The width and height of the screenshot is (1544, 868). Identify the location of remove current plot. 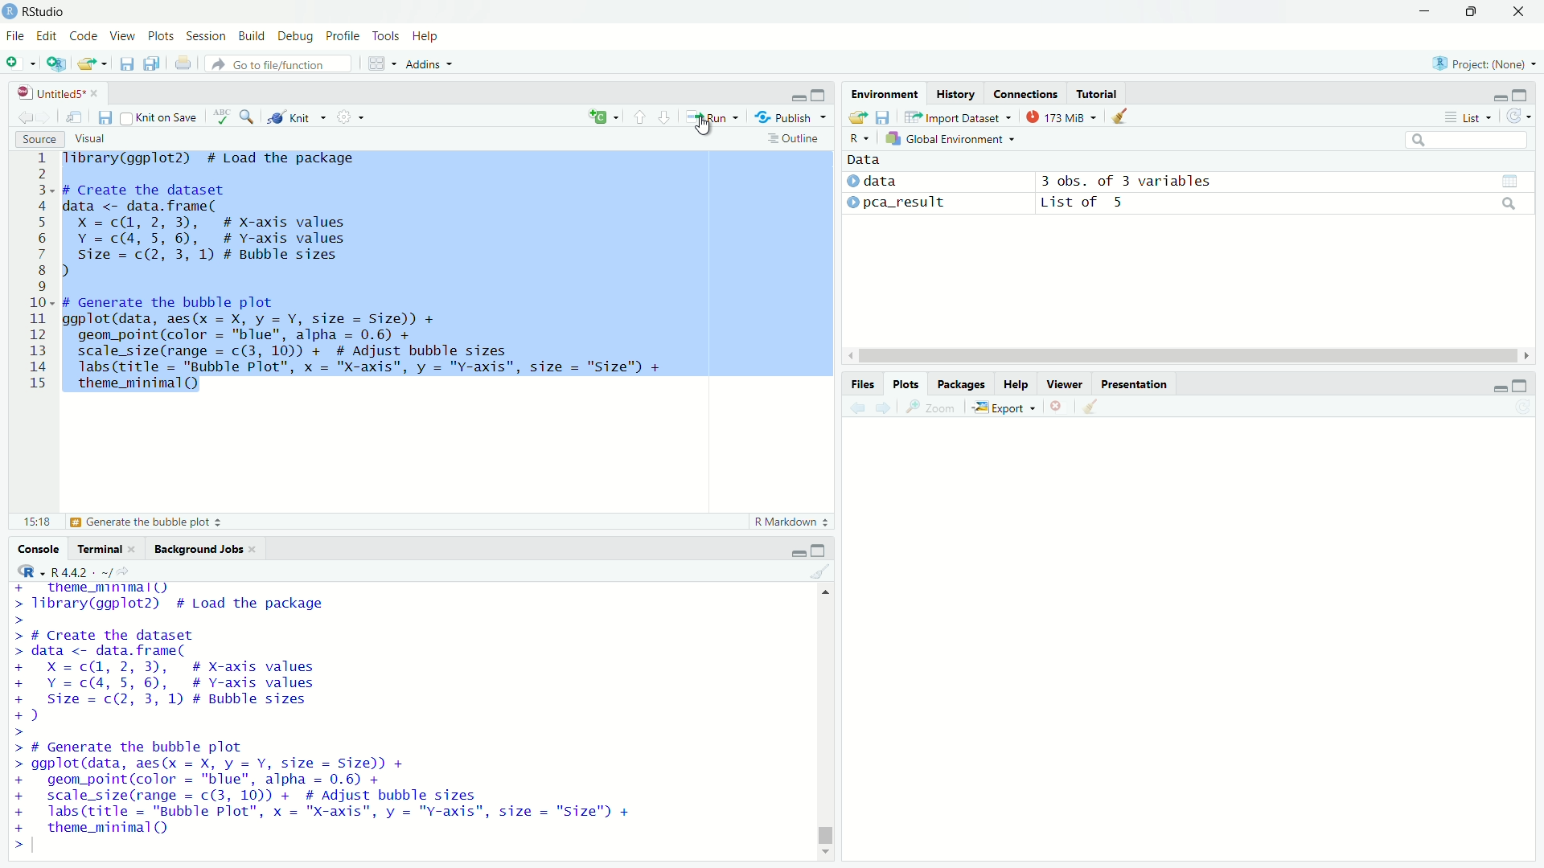
(1058, 407).